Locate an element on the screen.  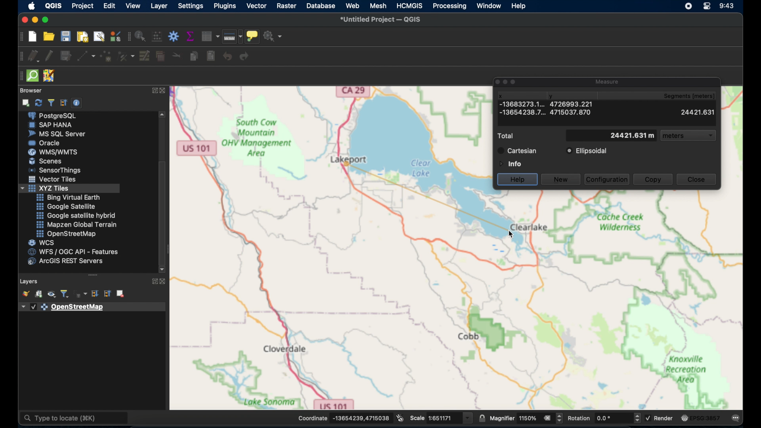
-13683273.1... 4726993.221 is located at coordinates (516, 104).